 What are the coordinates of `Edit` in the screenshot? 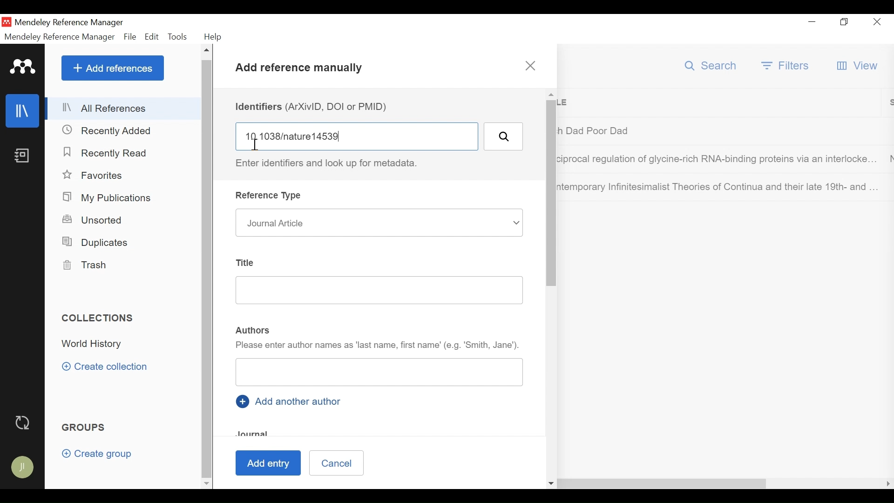 It's located at (152, 36).